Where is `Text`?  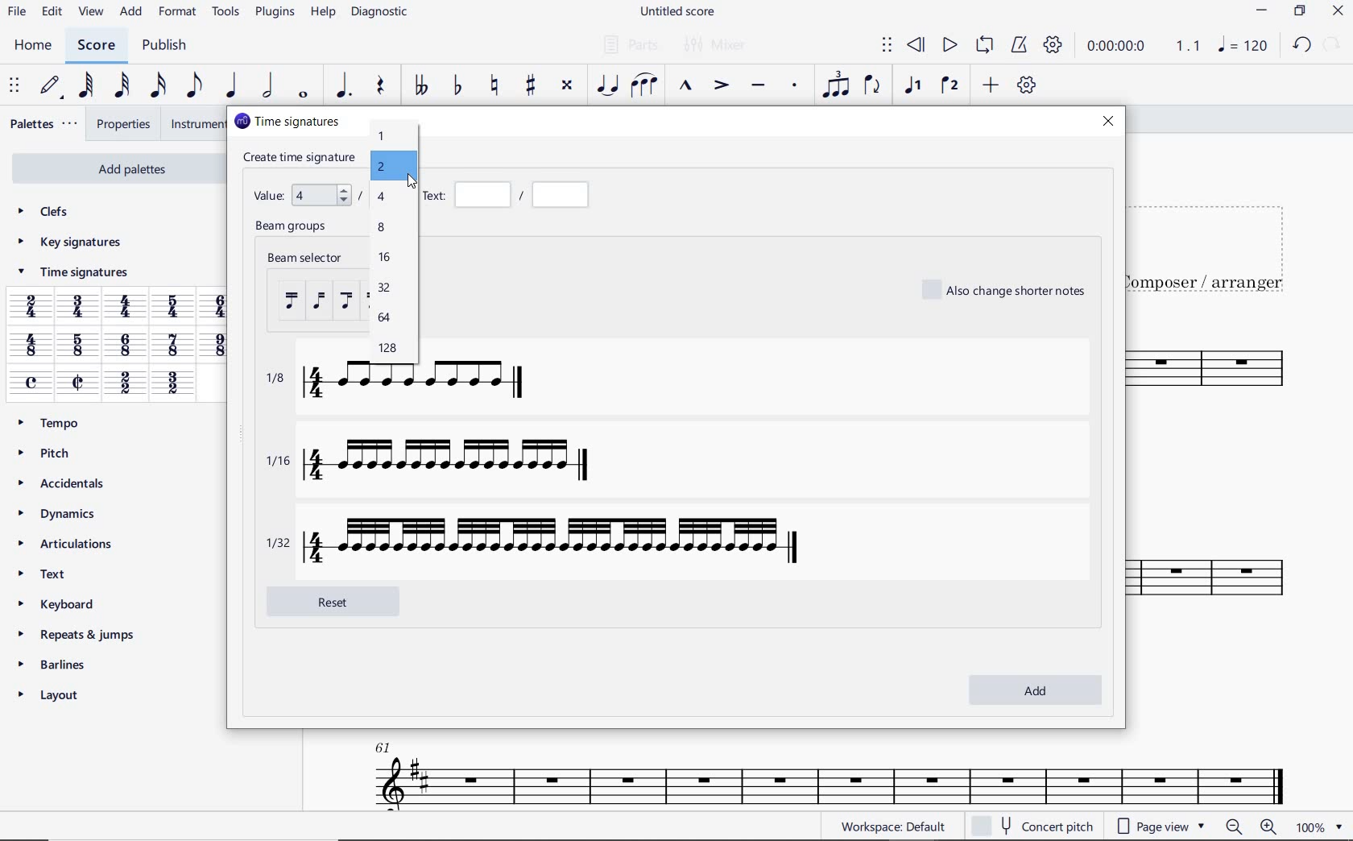 Text is located at coordinates (511, 195).